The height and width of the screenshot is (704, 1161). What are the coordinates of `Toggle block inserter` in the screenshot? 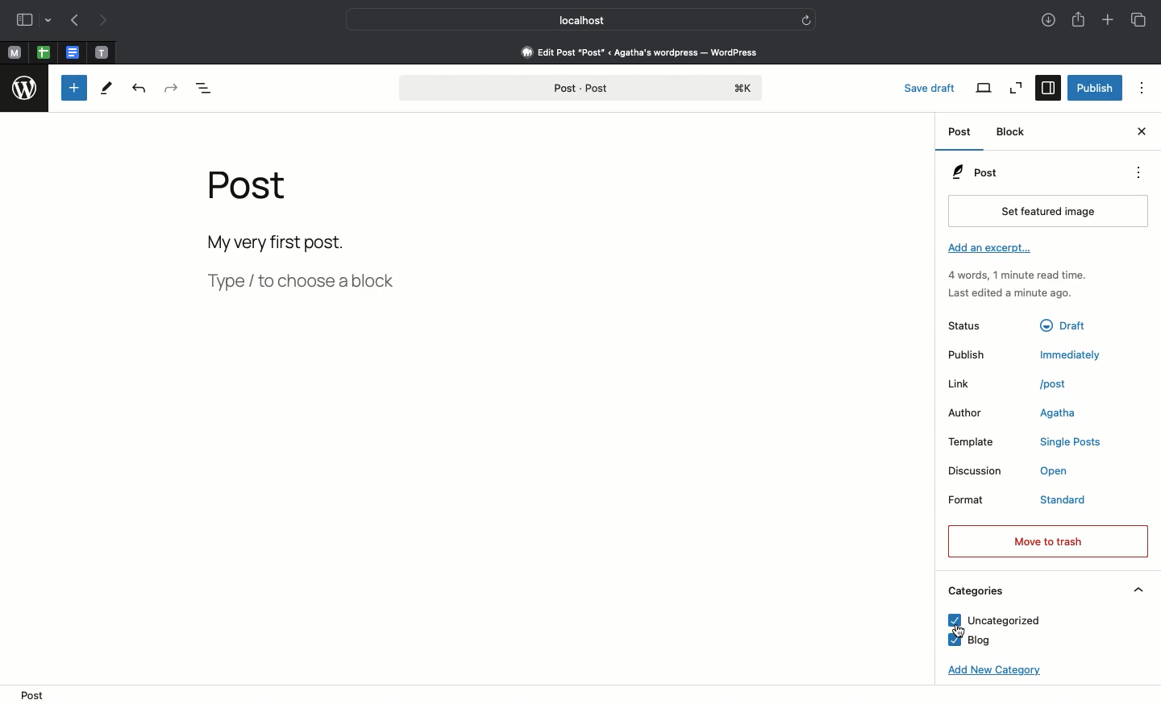 It's located at (74, 88).